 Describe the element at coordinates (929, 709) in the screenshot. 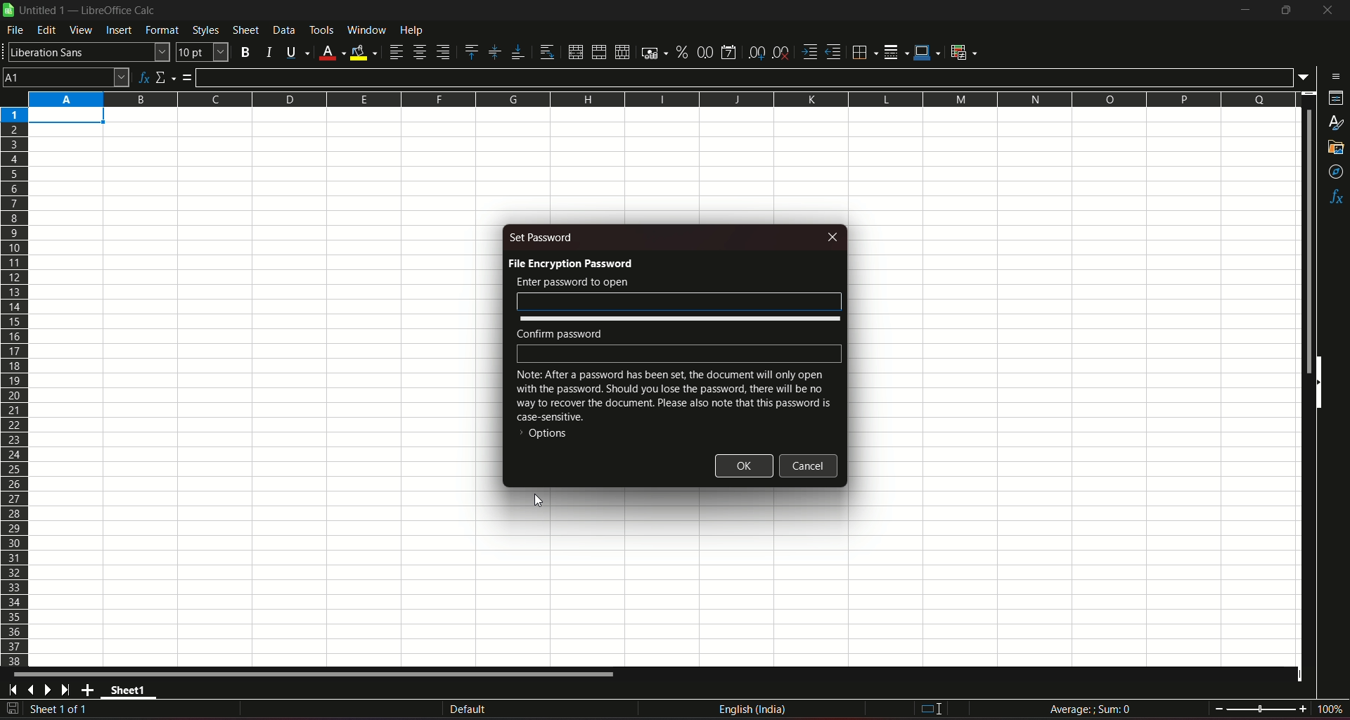

I see `standard selection` at that location.